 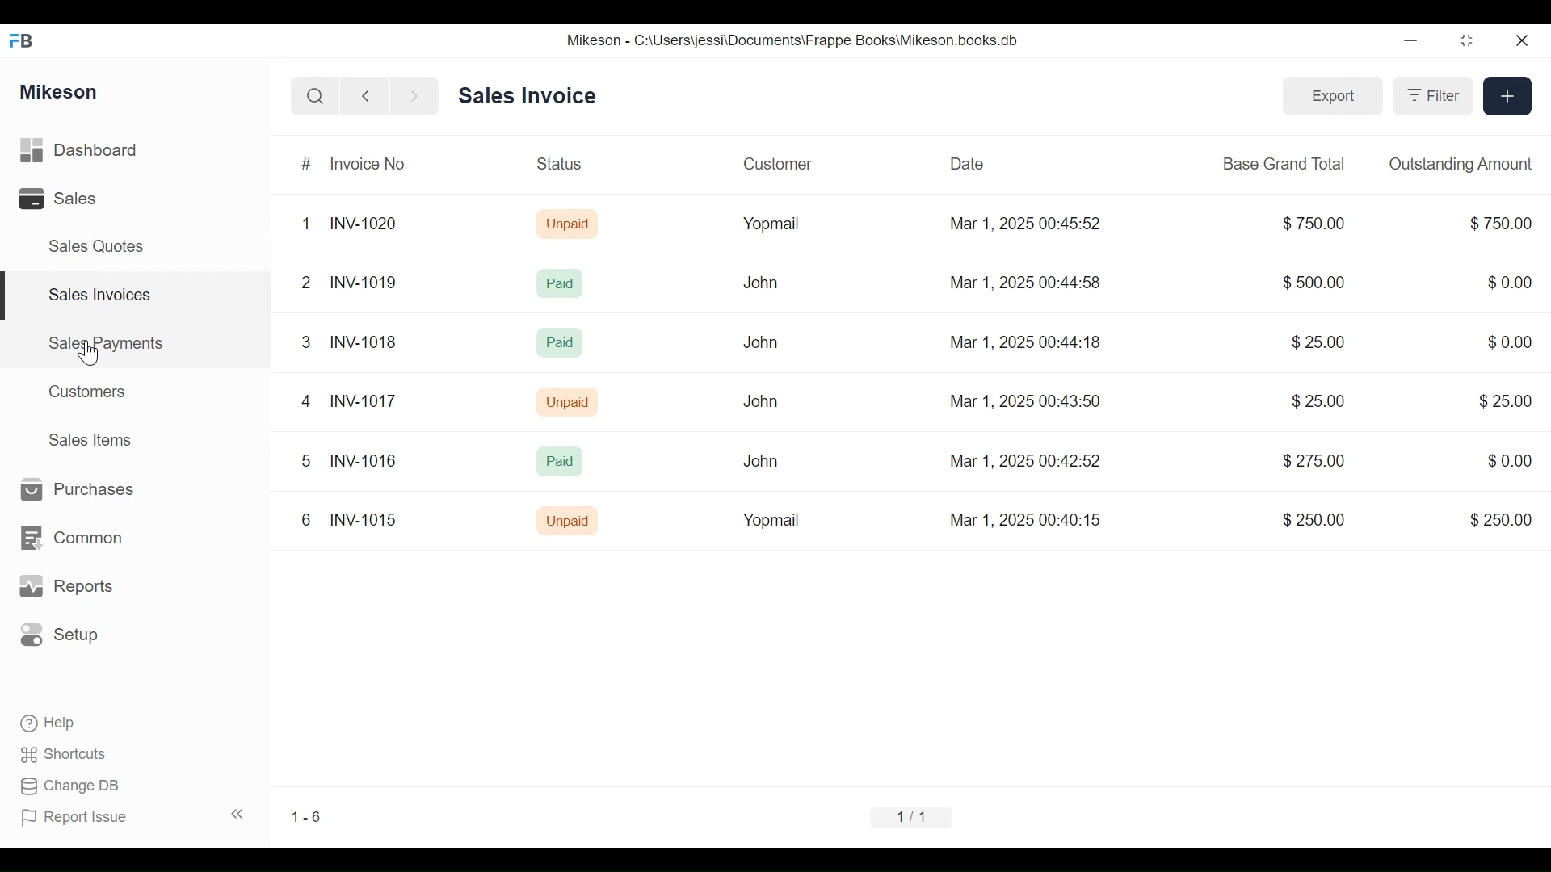 What do you see at coordinates (364, 461) in the screenshot?
I see `INV-1016` at bounding box center [364, 461].